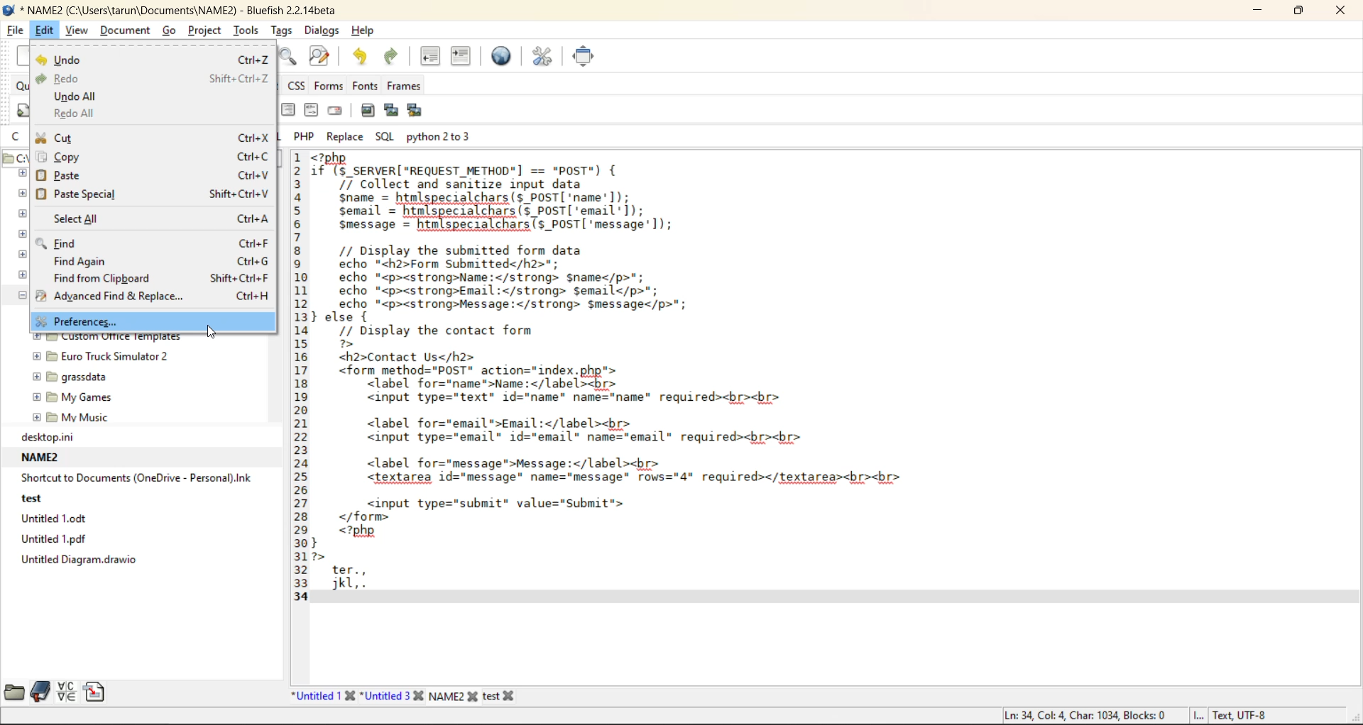 This screenshot has height=725, width=1363. What do you see at coordinates (248, 31) in the screenshot?
I see `tools` at bounding box center [248, 31].